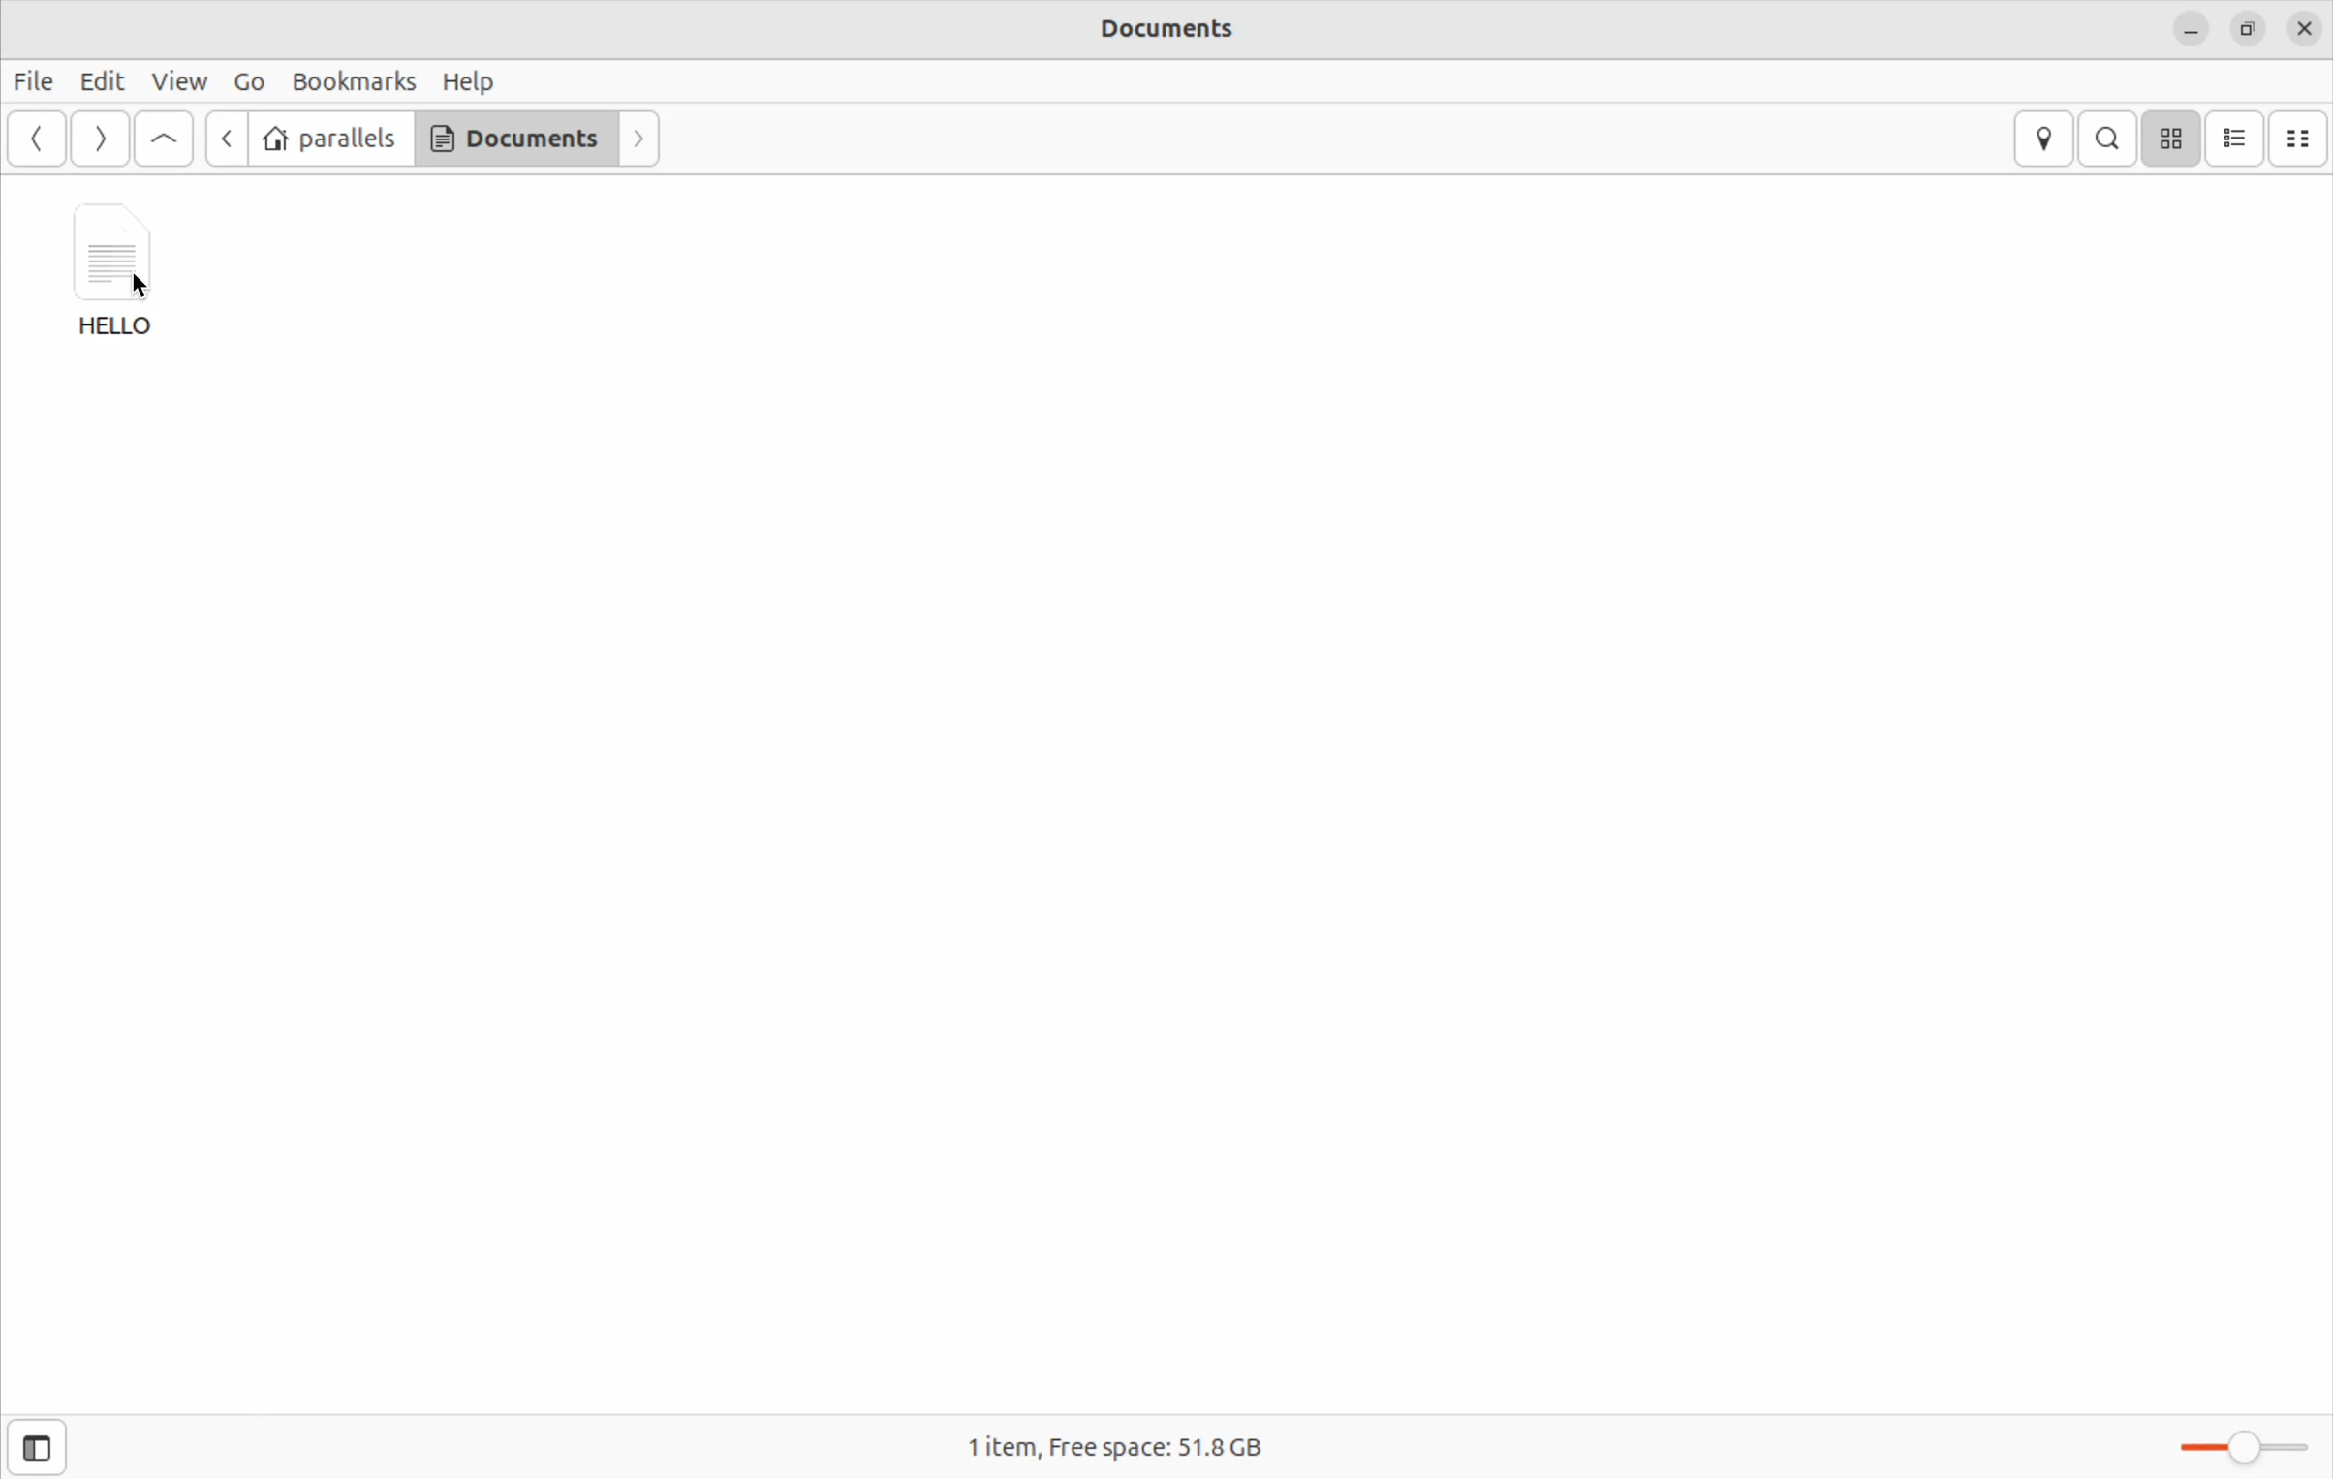 The width and height of the screenshot is (2333, 1479). I want to click on Go , so click(250, 80).